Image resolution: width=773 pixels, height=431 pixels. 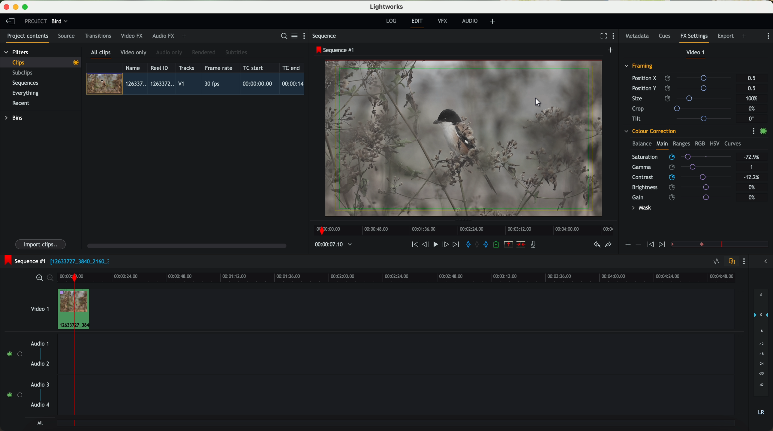 I want to click on nudge one frame foward, so click(x=446, y=245).